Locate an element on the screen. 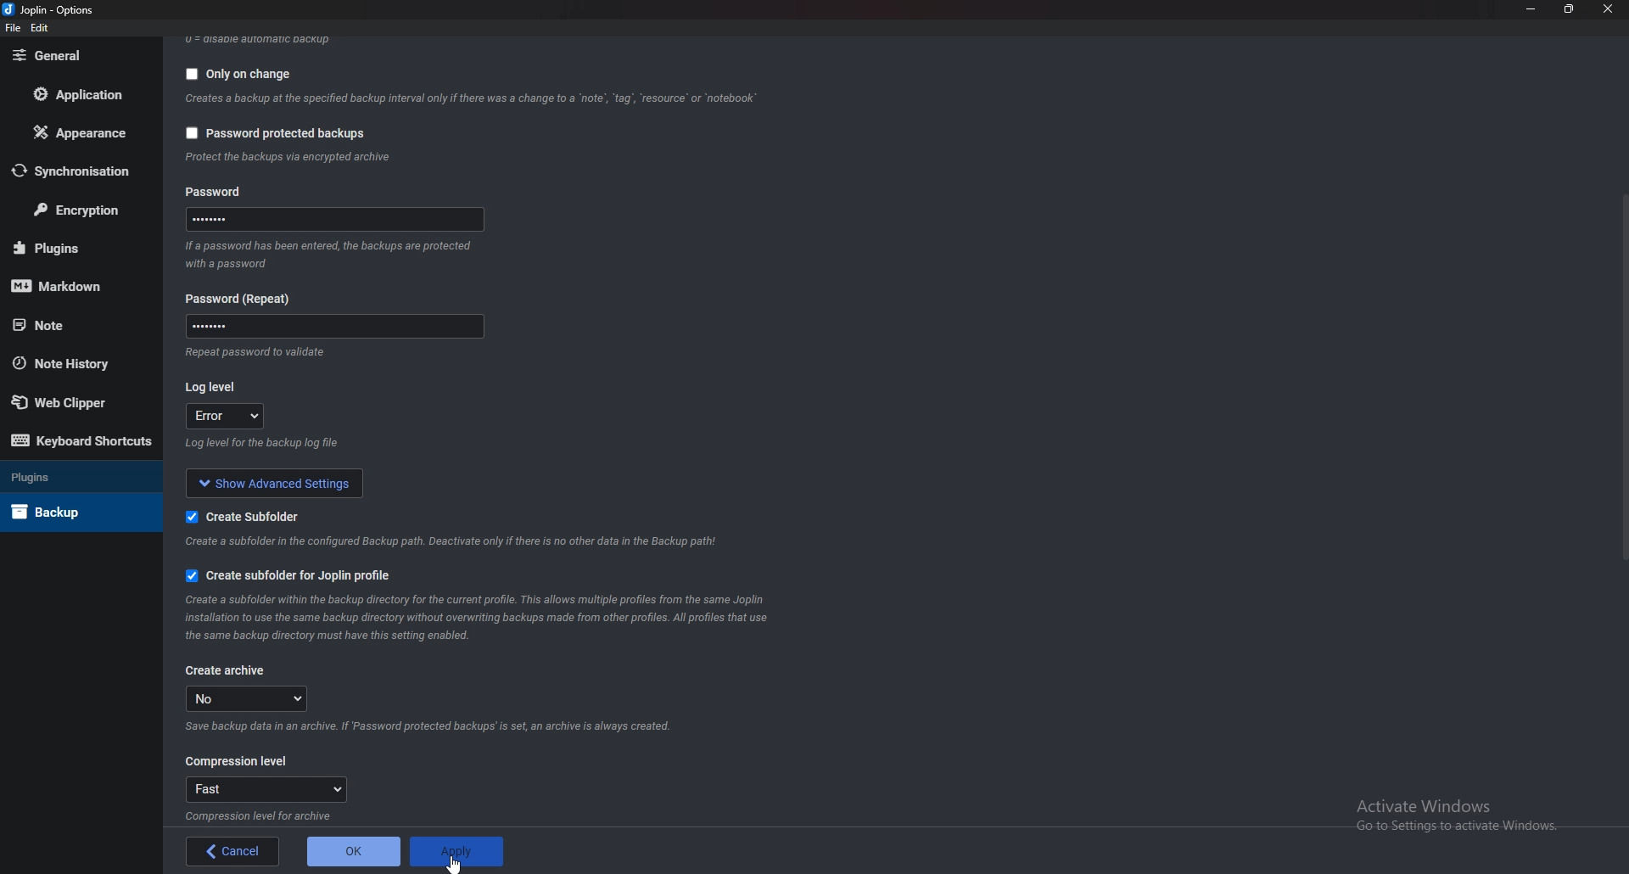  Password protected backups is located at coordinates (278, 135).